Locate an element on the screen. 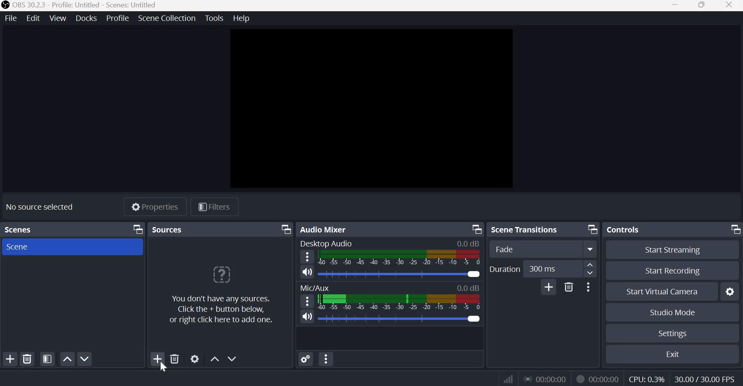 Image resolution: width=743 pixels, height=386 pixels. Controls is located at coordinates (625, 228).